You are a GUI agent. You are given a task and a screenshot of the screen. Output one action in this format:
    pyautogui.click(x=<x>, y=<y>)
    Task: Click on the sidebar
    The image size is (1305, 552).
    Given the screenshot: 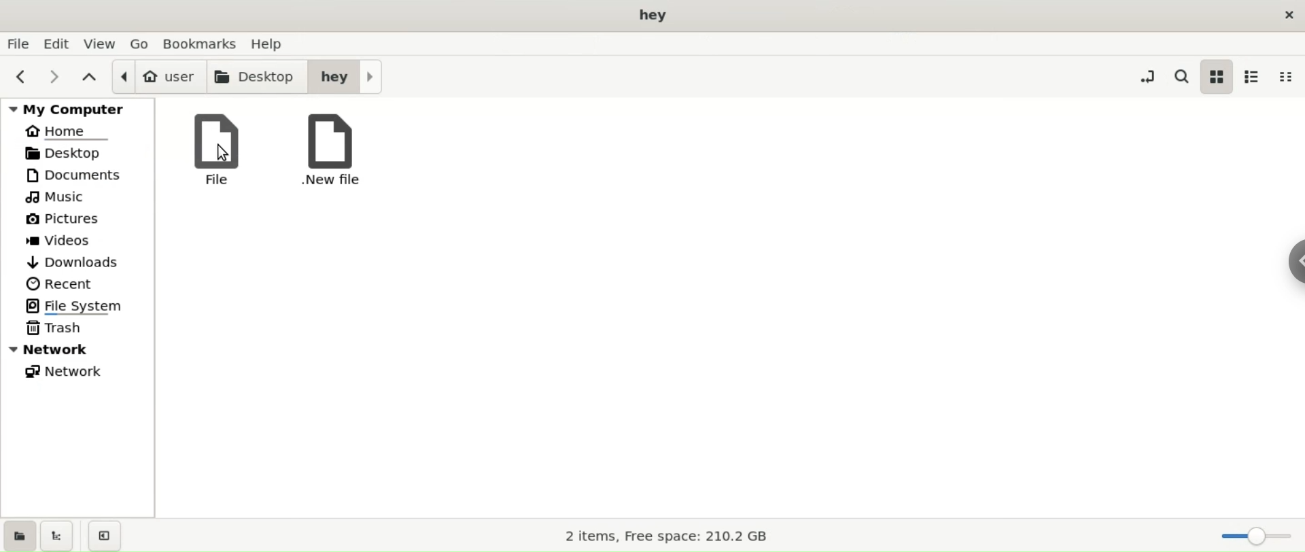 What is the action you would take?
    pyautogui.click(x=1285, y=258)
    